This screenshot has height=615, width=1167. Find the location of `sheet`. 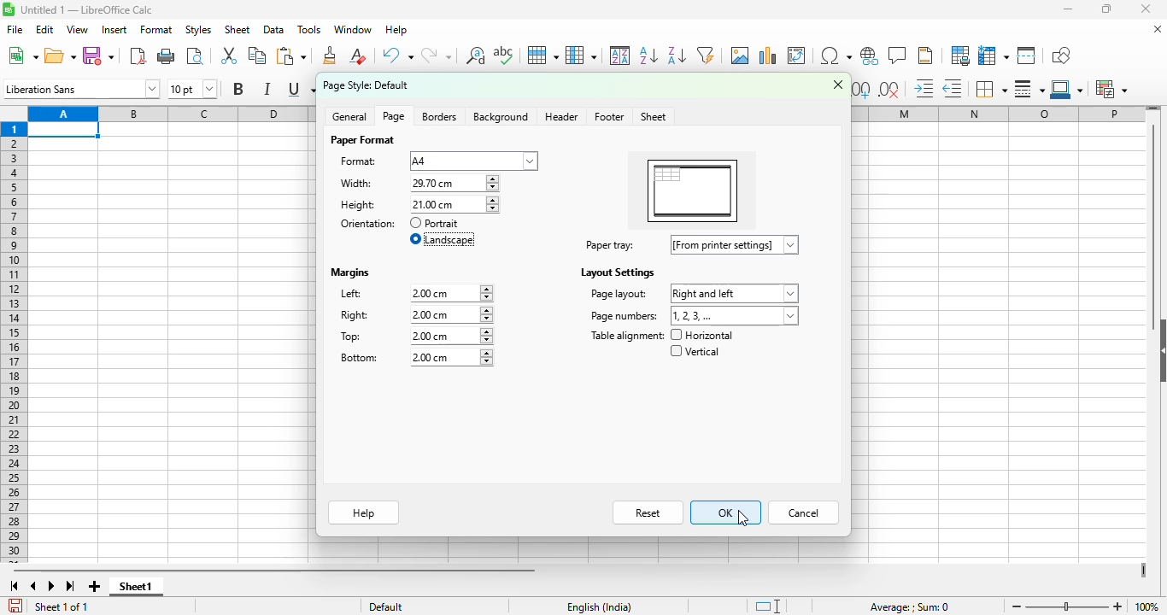

sheet is located at coordinates (654, 117).